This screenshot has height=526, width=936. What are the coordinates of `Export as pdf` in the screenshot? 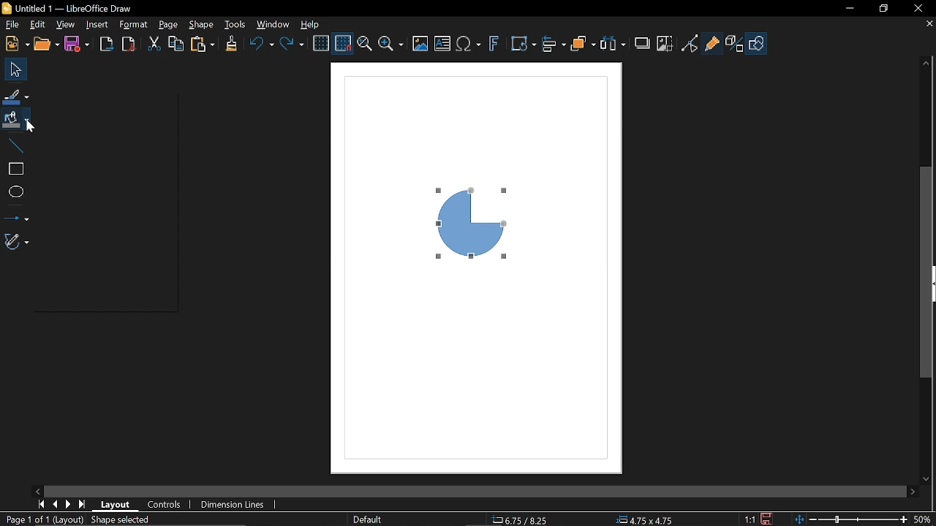 It's located at (128, 42).